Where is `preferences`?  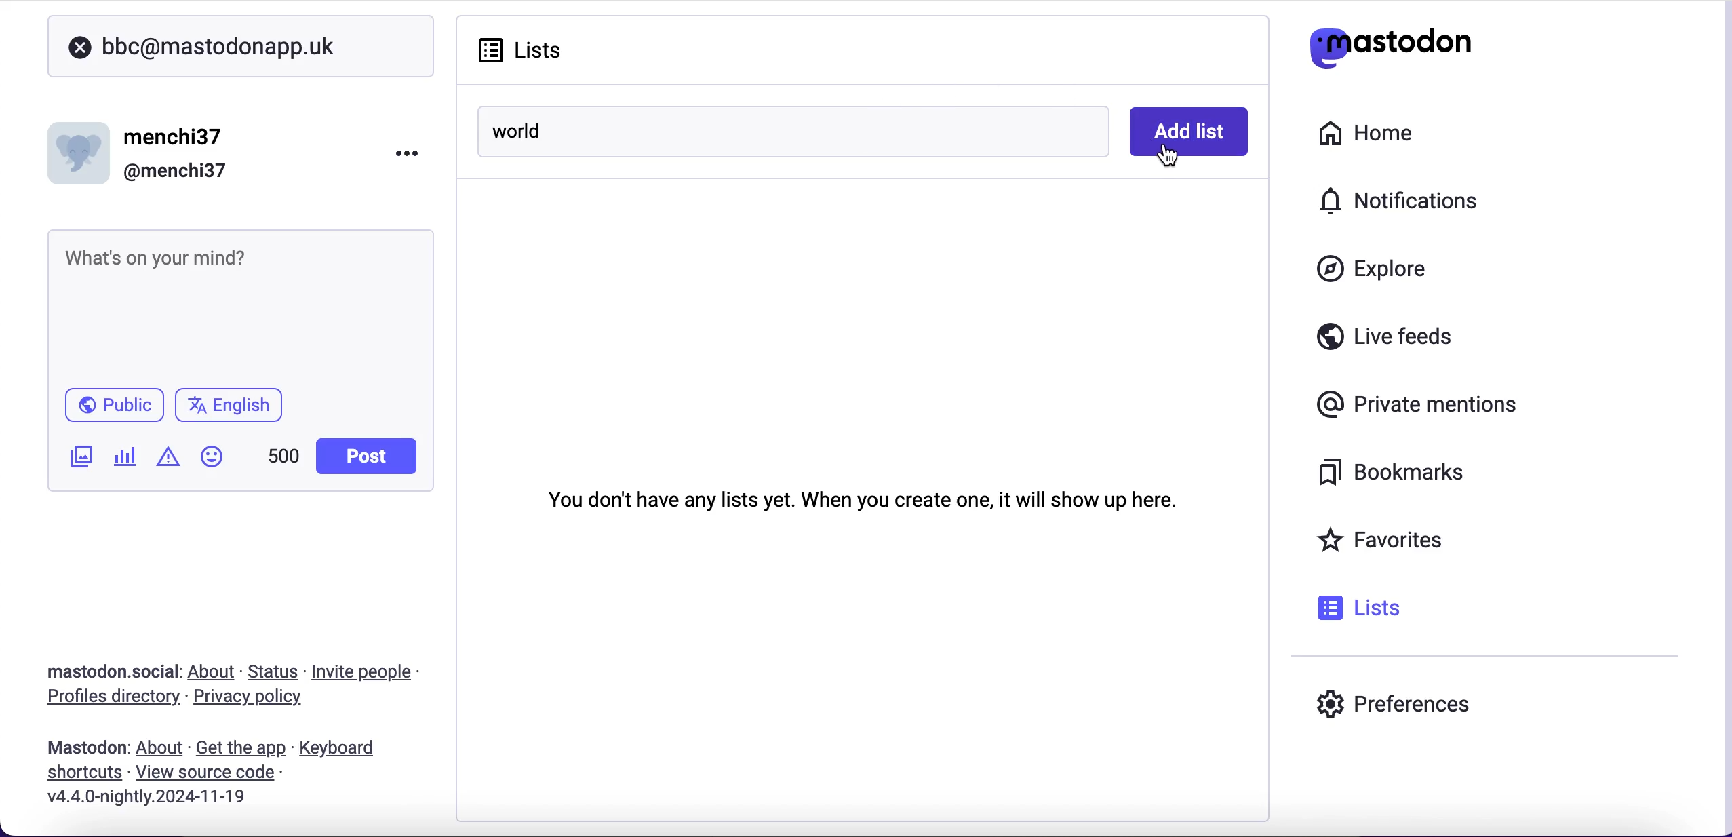 preferences is located at coordinates (1394, 703).